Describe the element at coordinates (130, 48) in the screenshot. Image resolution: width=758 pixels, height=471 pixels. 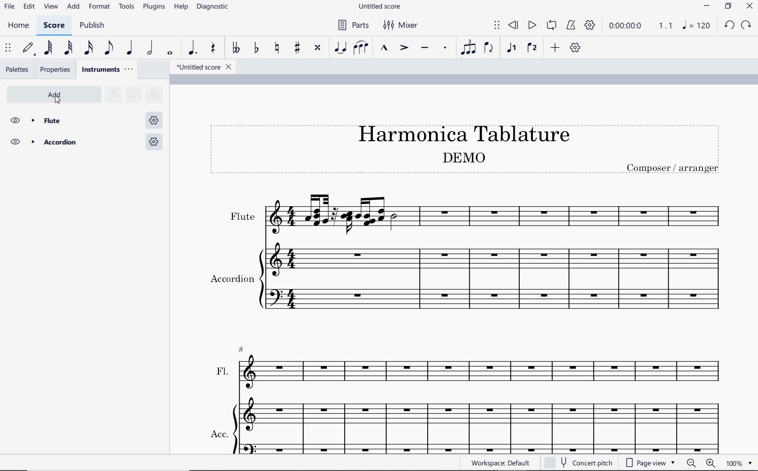
I see `quarter note` at that location.